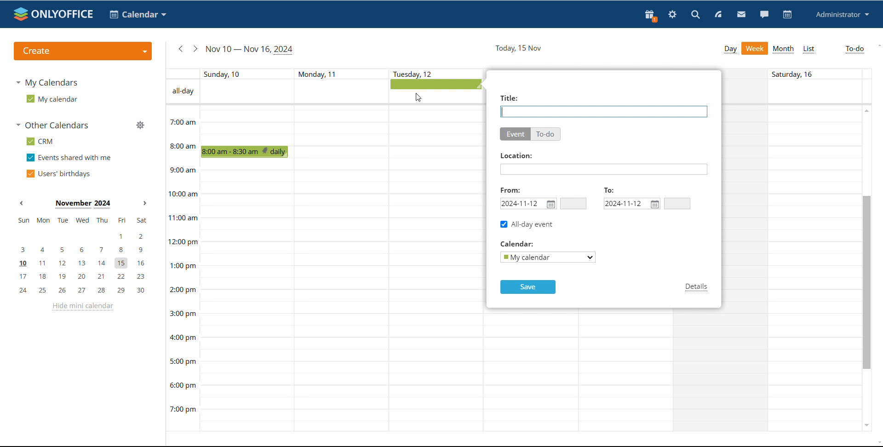 The width and height of the screenshot is (883, 447). Describe the element at coordinates (517, 99) in the screenshot. I see `` at that location.